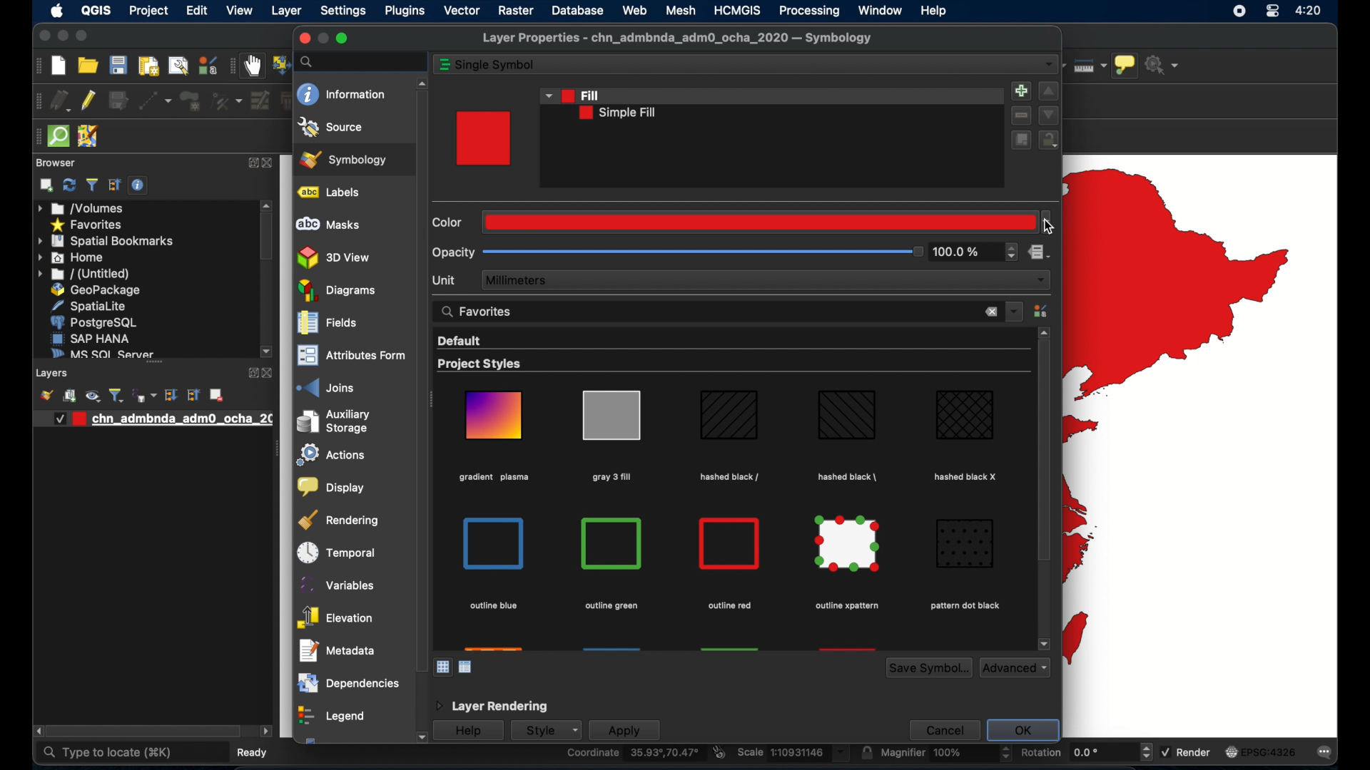 This screenshot has width=1370, height=770. Describe the element at coordinates (96, 290) in the screenshot. I see `geopackage` at that location.